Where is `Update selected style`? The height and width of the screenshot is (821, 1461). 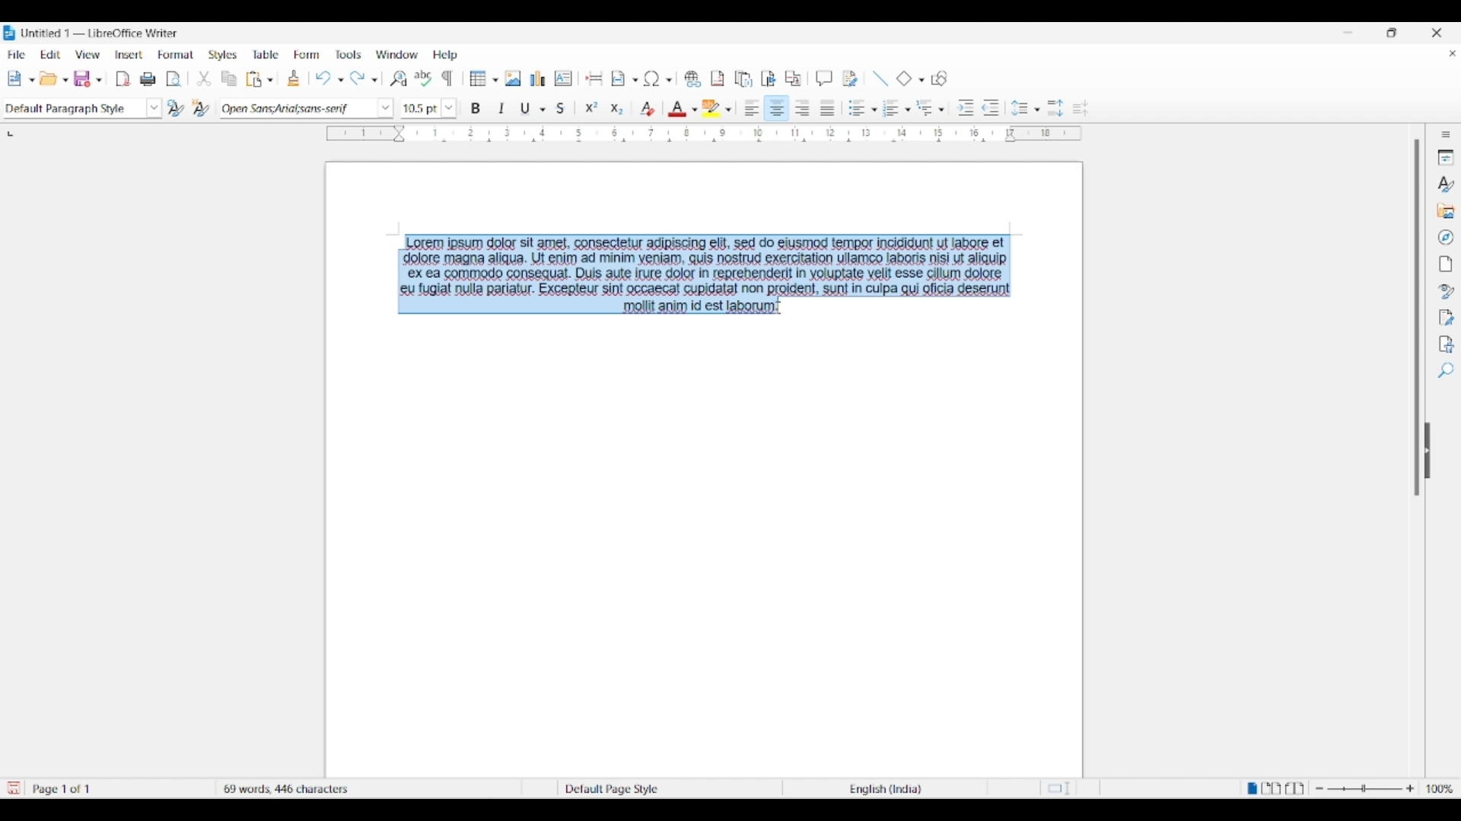
Update selected style is located at coordinates (177, 108).